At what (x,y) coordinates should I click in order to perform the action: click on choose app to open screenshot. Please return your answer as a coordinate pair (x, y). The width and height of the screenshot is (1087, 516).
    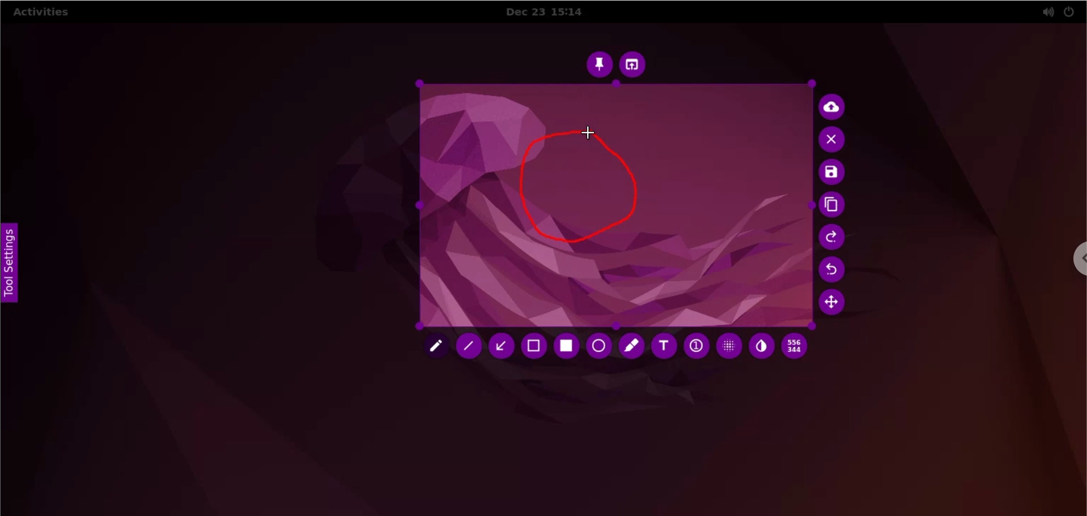
    Looking at the image, I should click on (638, 64).